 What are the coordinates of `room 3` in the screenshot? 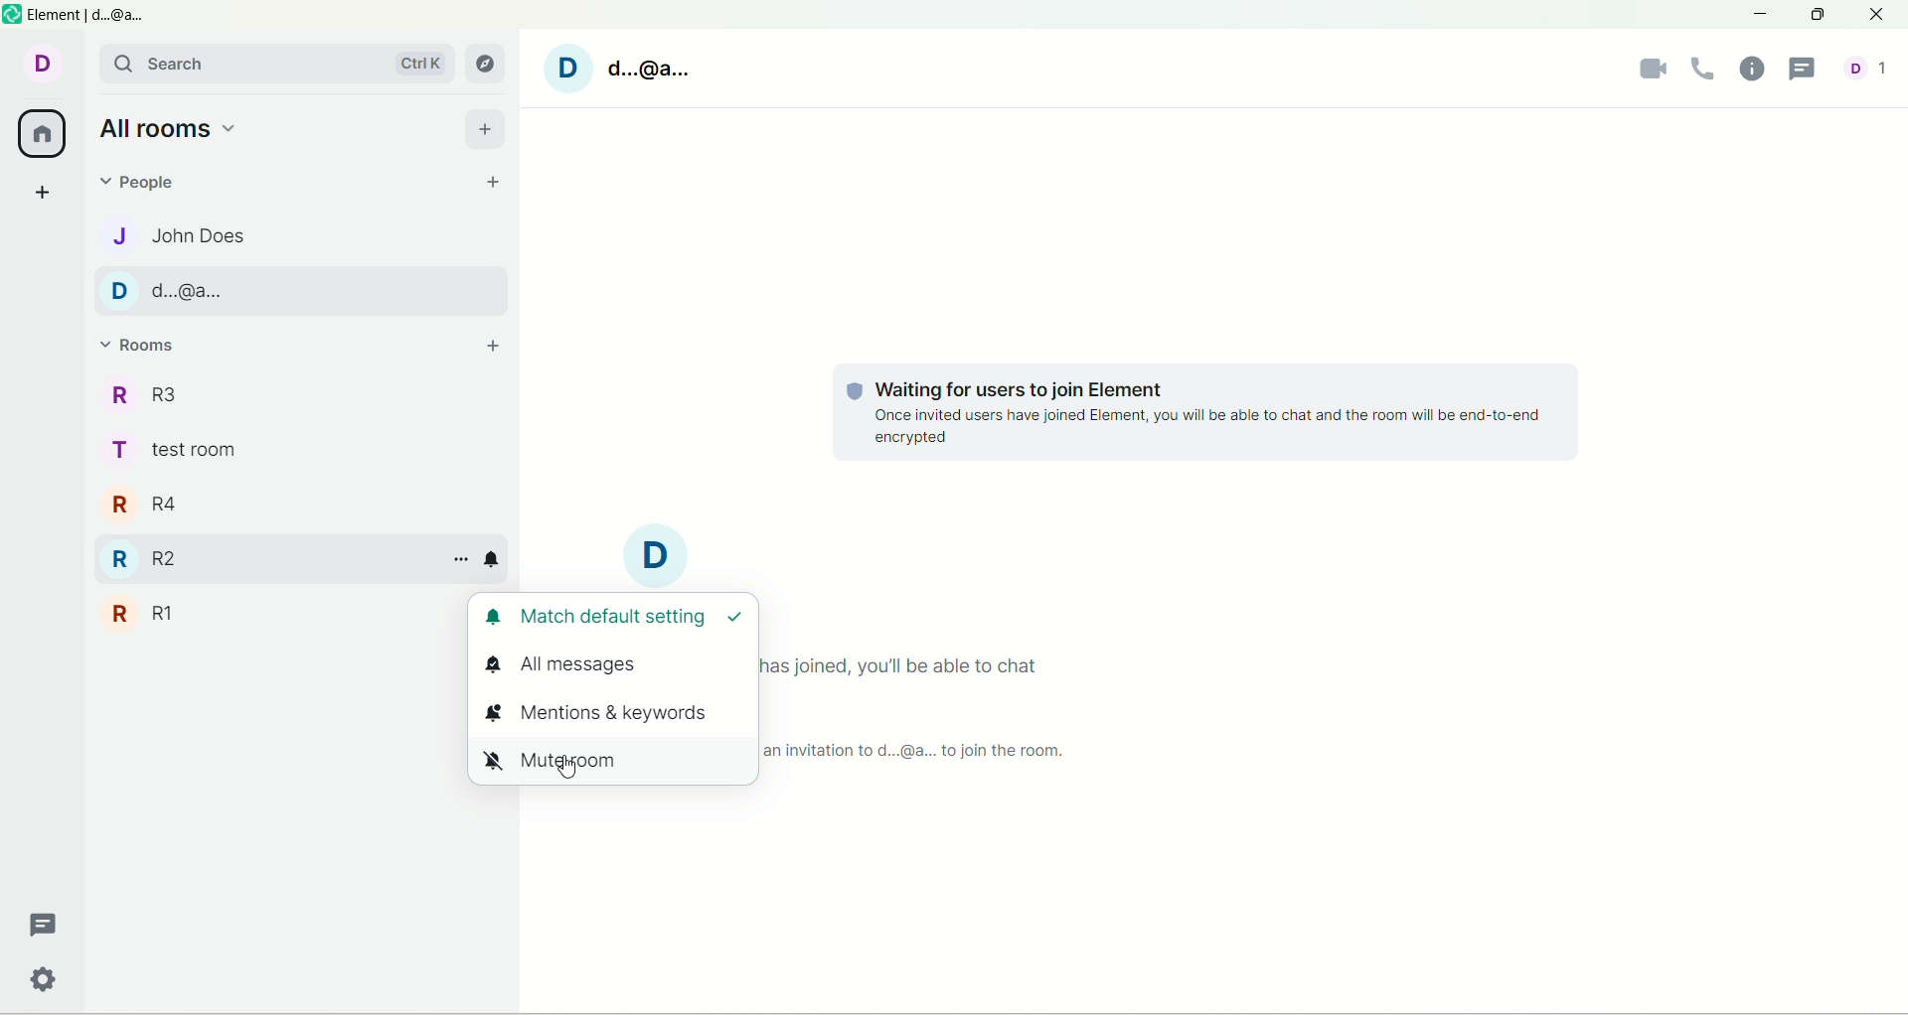 It's located at (181, 390).